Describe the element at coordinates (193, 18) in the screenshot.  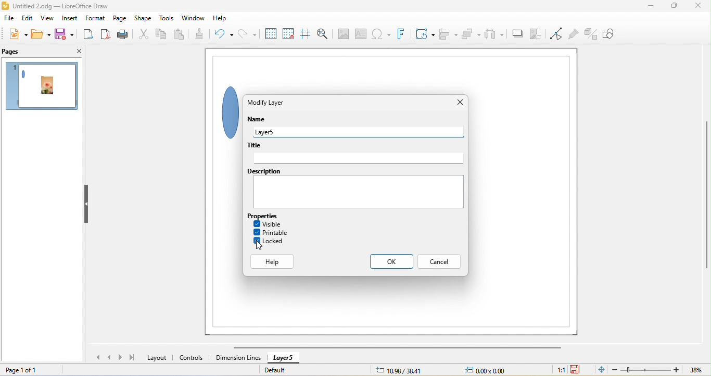
I see `window` at that location.